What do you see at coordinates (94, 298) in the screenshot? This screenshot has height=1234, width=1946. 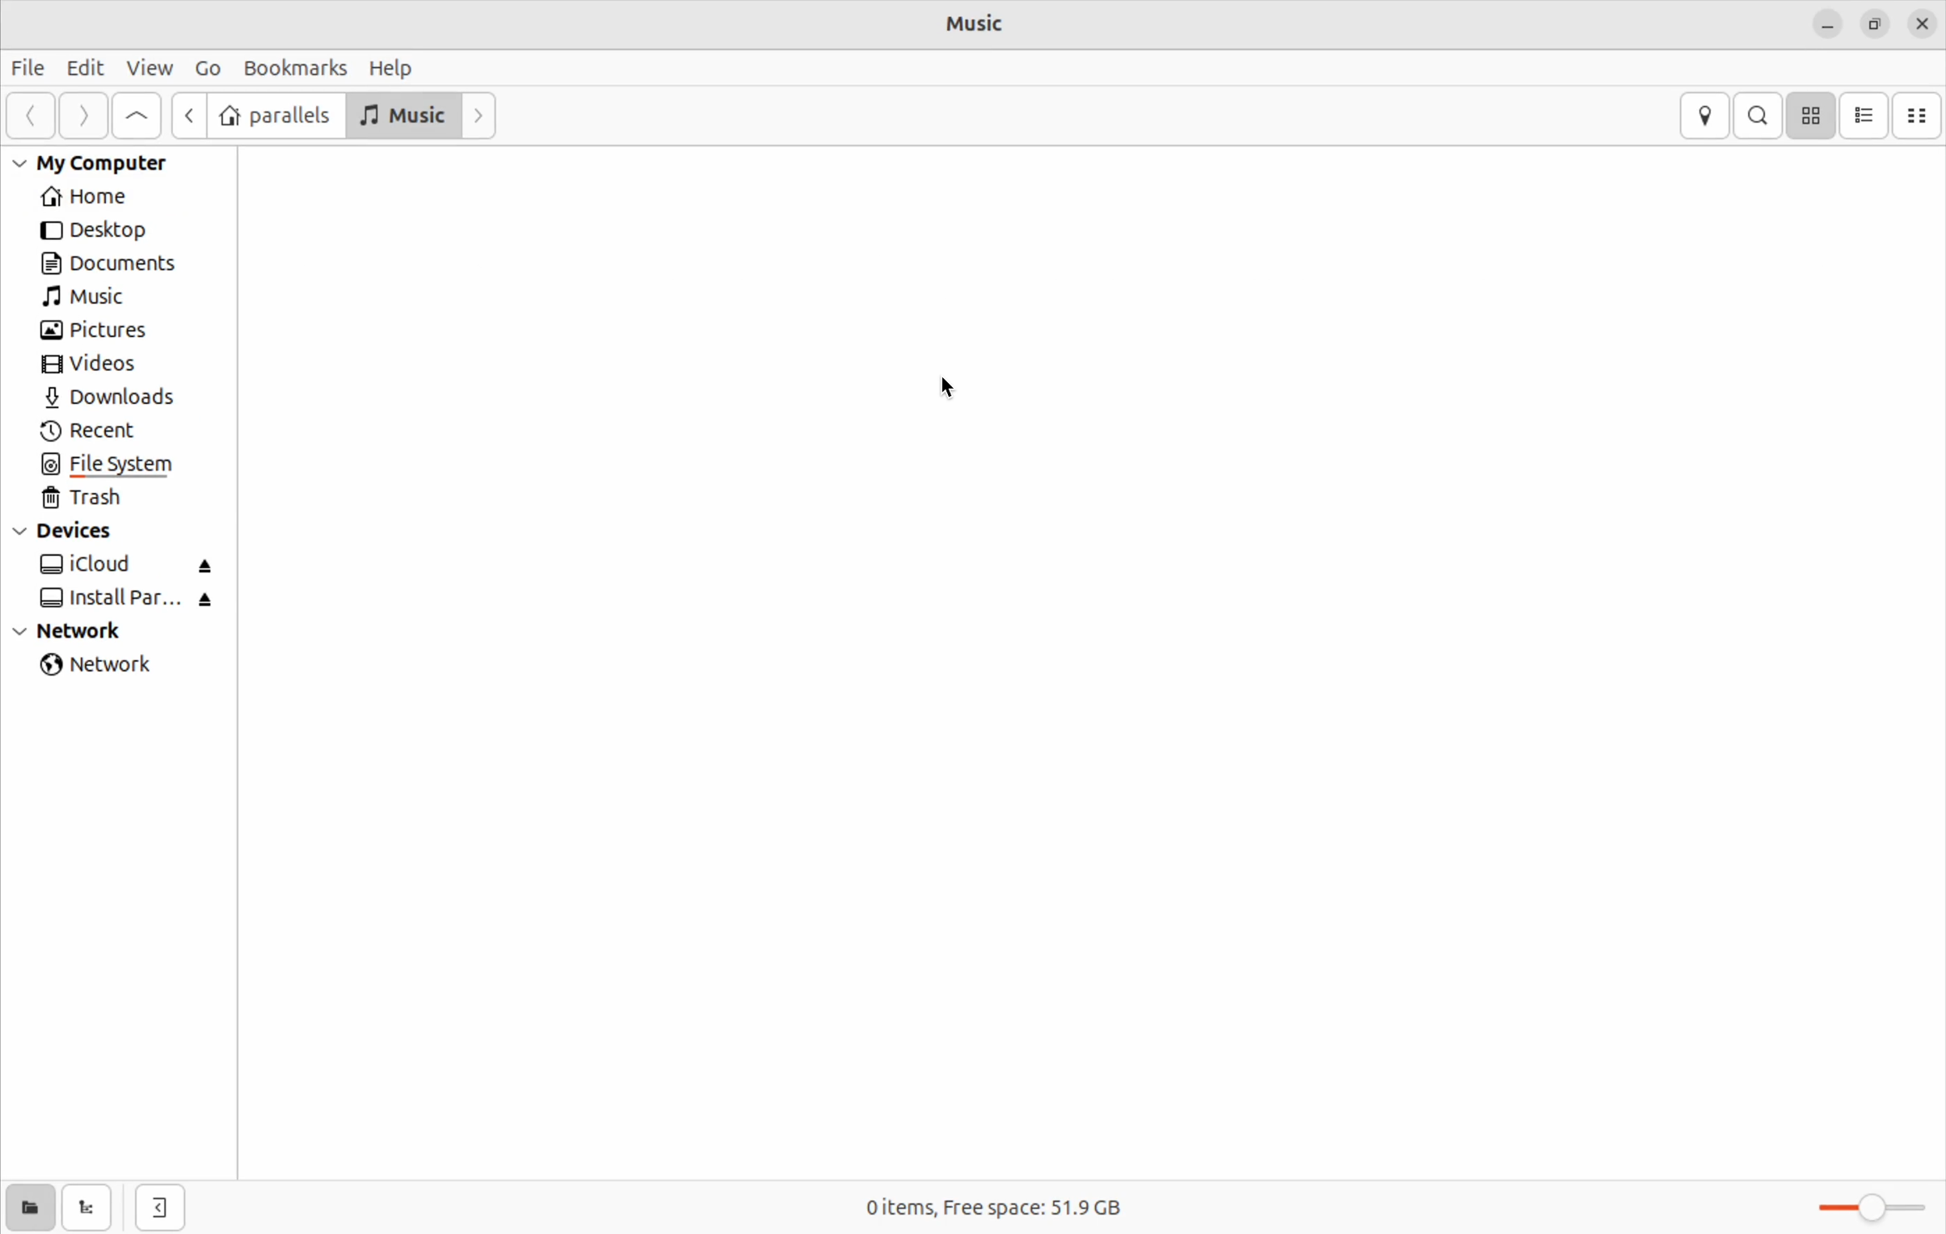 I see `music` at bounding box center [94, 298].